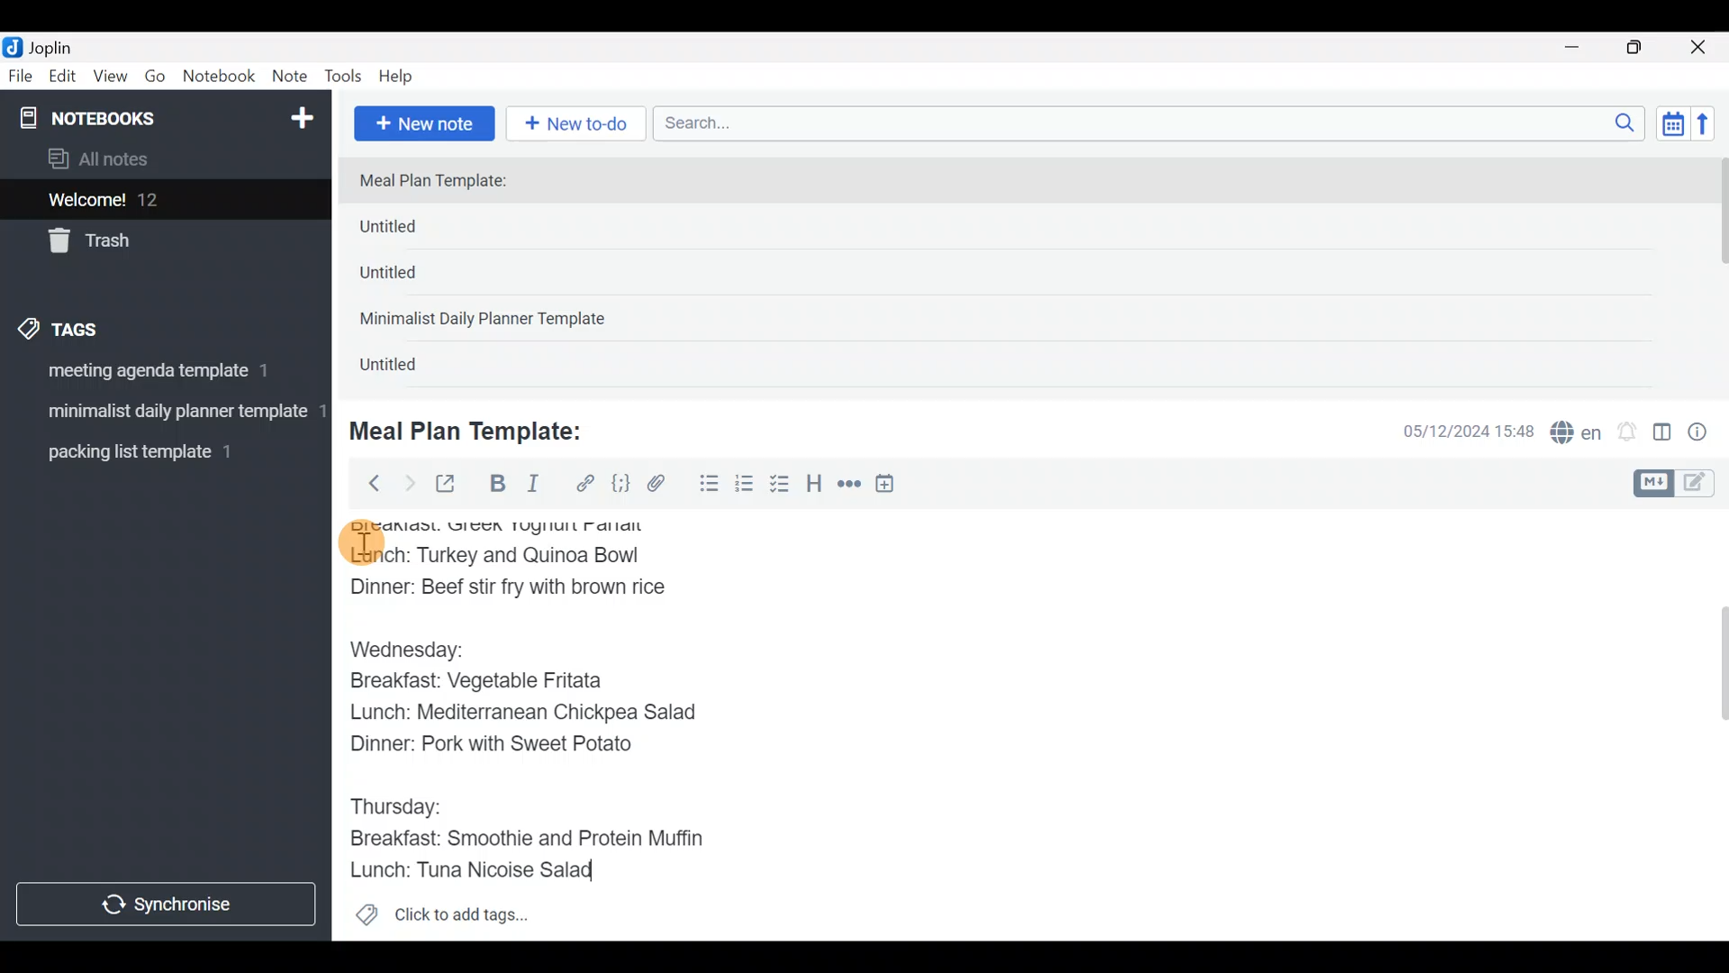  Describe the element at coordinates (507, 749) in the screenshot. I see `Dinner: Pork with Sweet Potato` at that location.